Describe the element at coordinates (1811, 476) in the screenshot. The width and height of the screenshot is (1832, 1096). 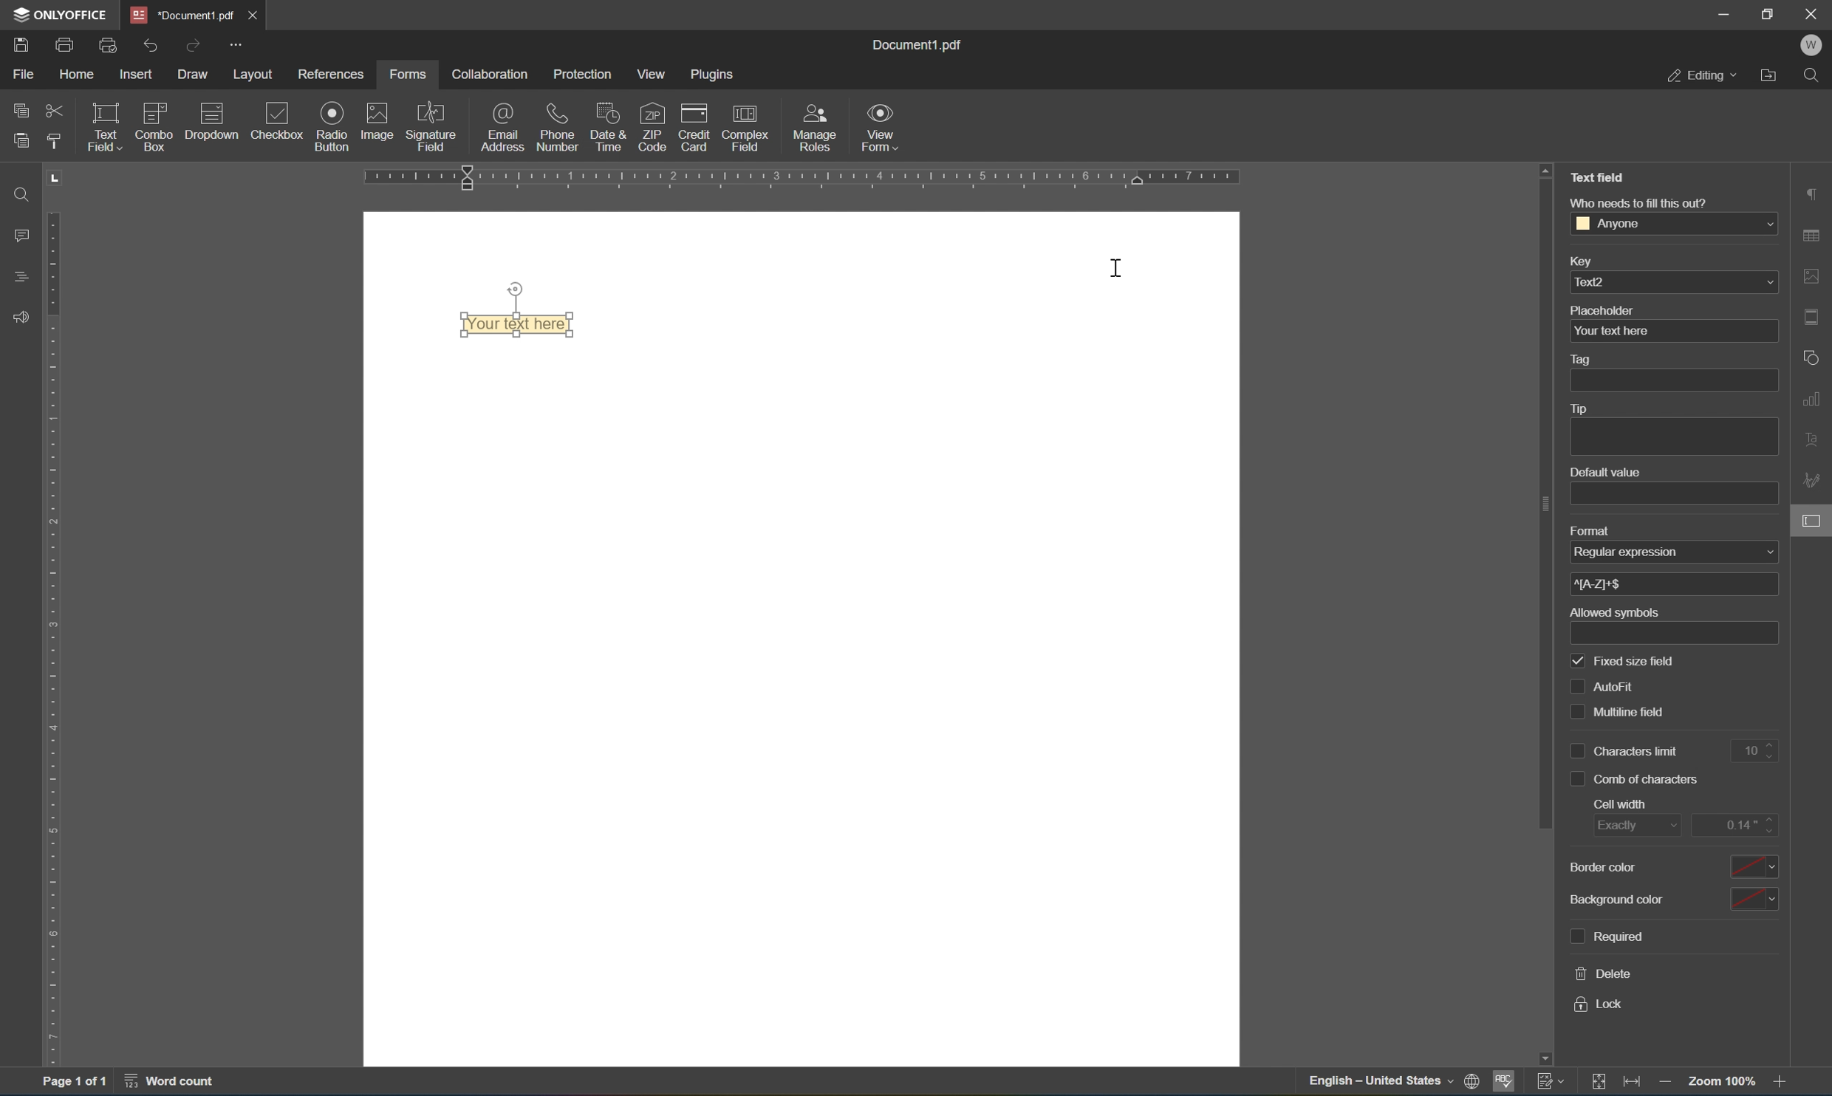
I see `signature settings` at that location.